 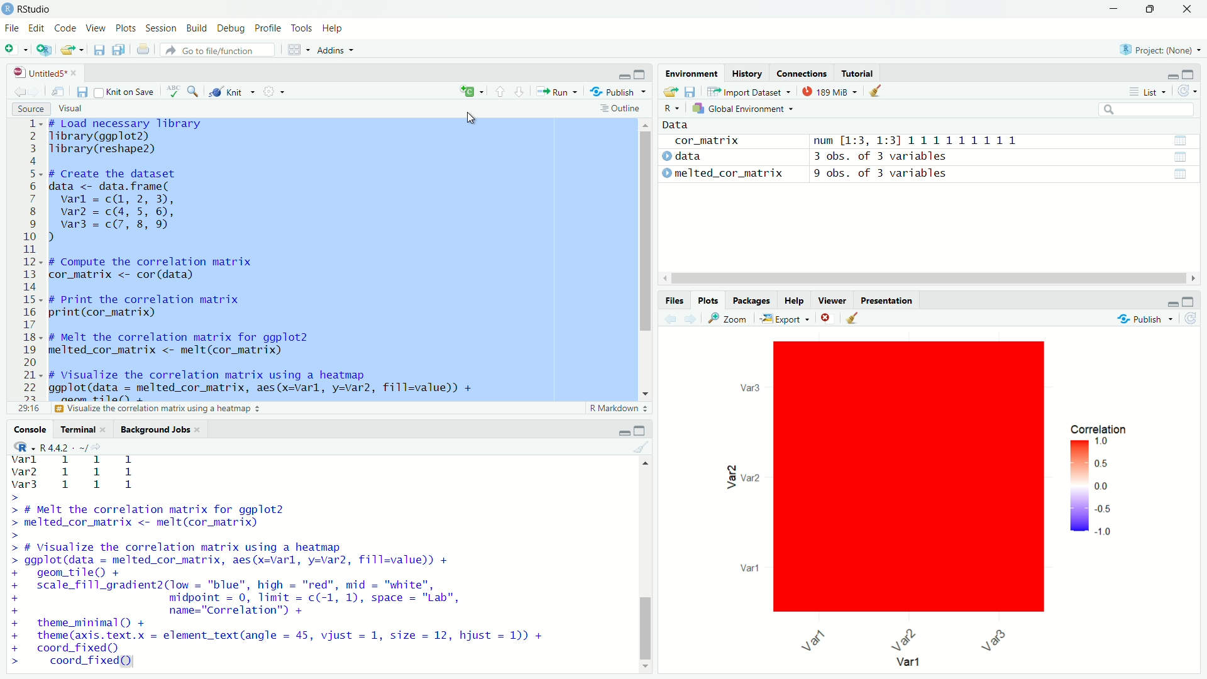 What do you see at coordinates (922, 504) in the screenshot?
I see `plot` at bounding box center [922, 504].